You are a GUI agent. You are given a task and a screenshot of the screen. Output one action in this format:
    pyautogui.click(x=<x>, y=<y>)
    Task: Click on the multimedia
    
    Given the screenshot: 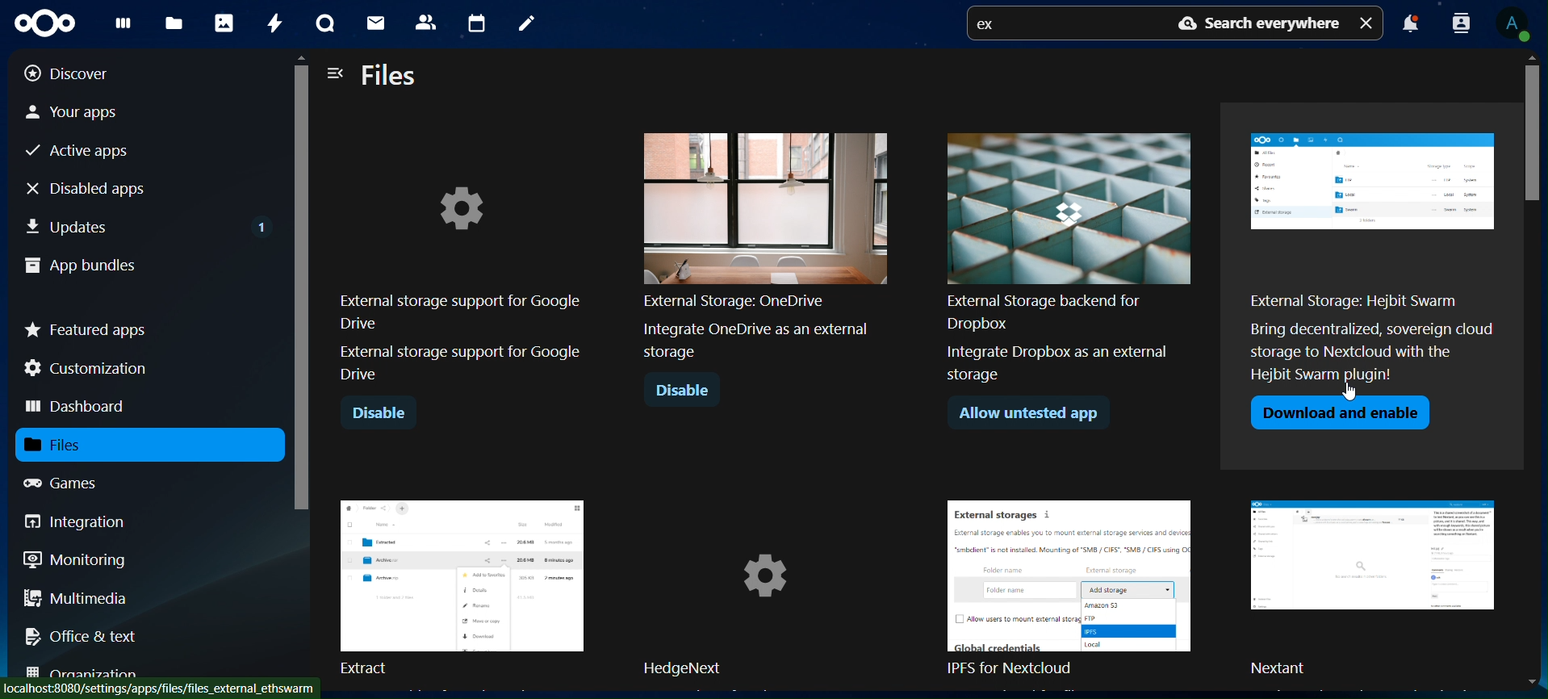 What is the action you would take?
    pyautogui.click(x=77, y=601)
    